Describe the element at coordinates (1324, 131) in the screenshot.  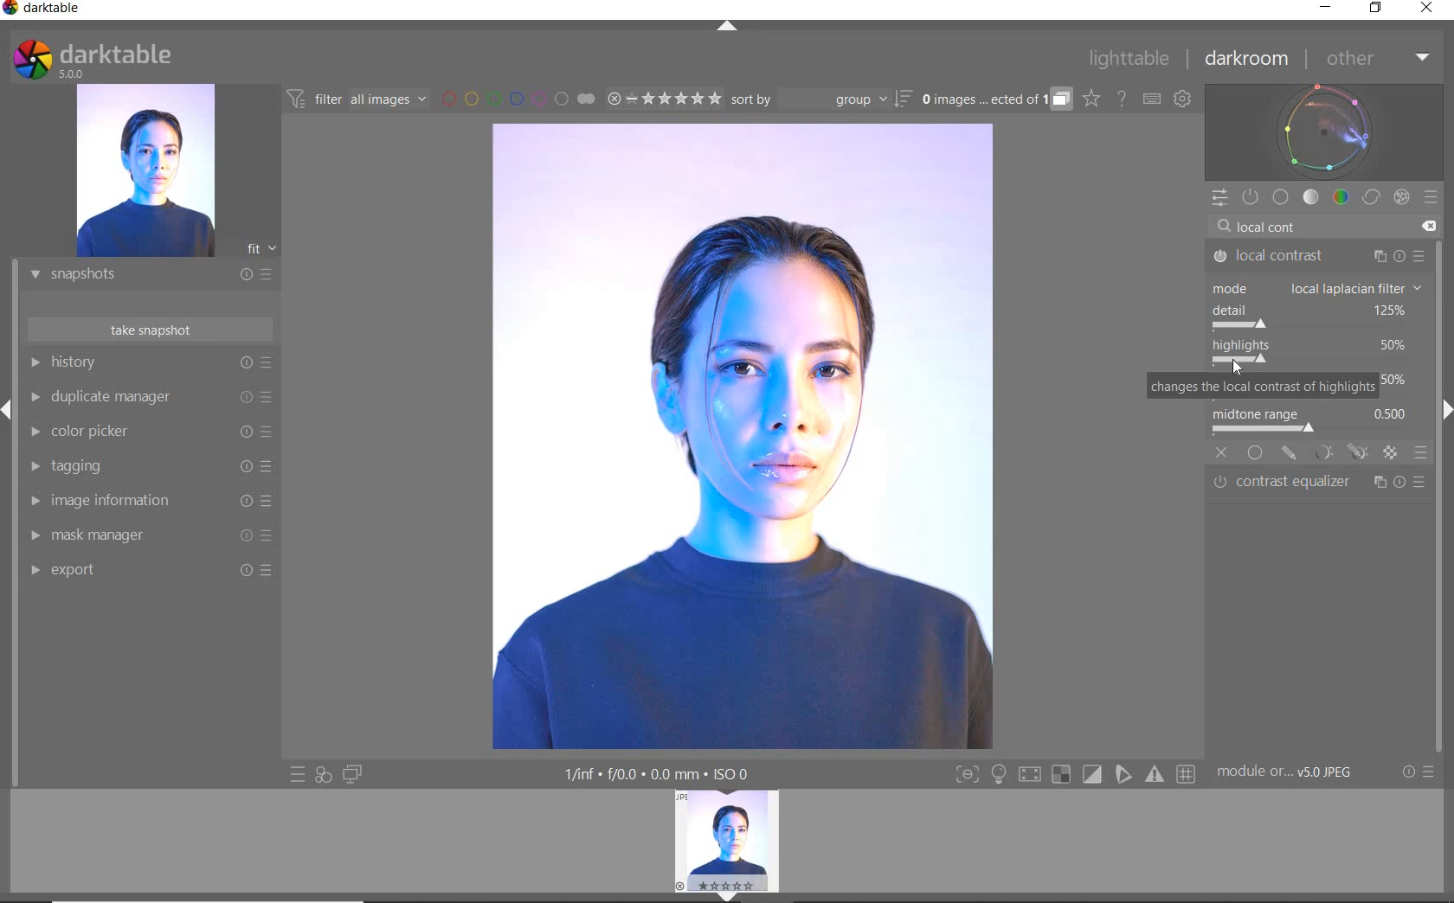
I see `WAVEFORM` at that location.